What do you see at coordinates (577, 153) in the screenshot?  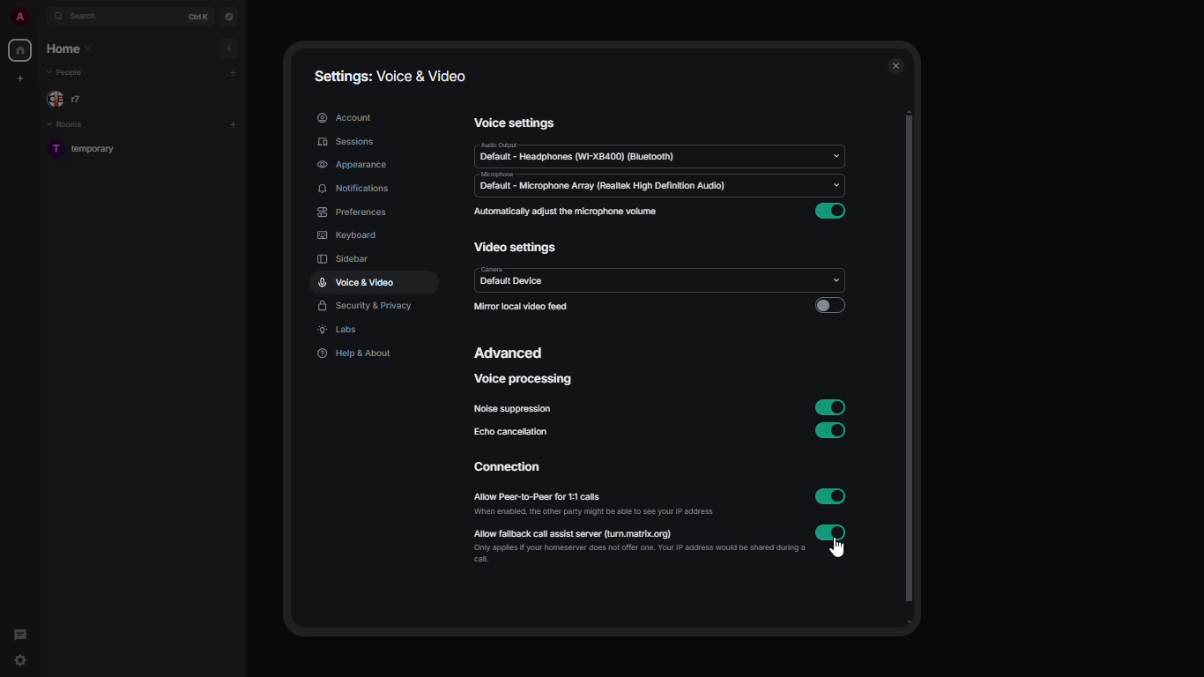 I see `audio default` at bounding box center [577, 153].